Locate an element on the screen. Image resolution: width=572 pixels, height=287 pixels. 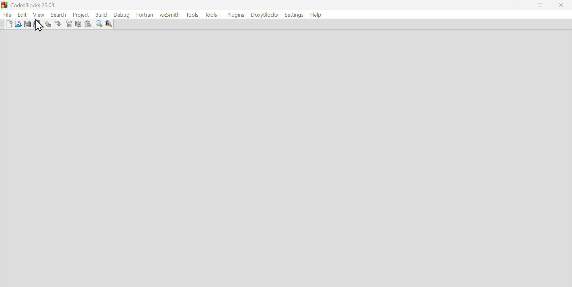
Project is located at coordinates (81, 14).